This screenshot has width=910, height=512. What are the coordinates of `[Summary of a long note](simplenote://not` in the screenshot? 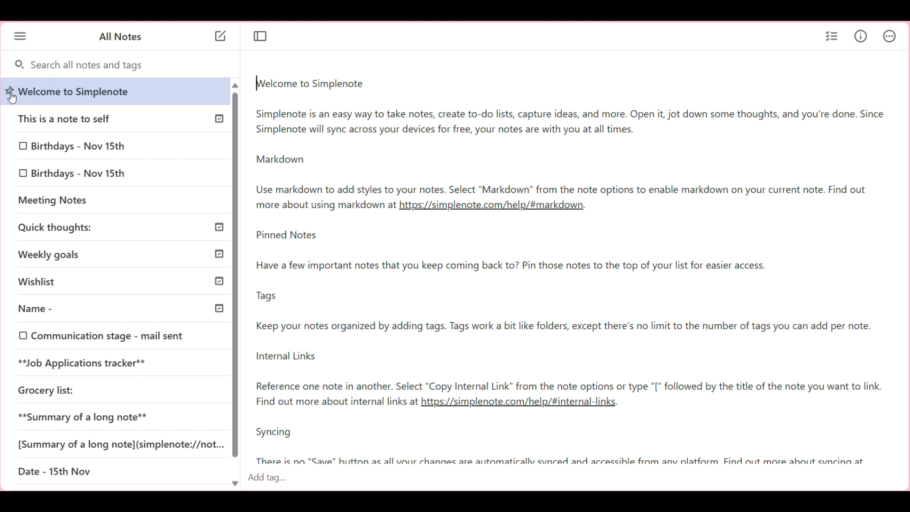 It's located at (121, 443).